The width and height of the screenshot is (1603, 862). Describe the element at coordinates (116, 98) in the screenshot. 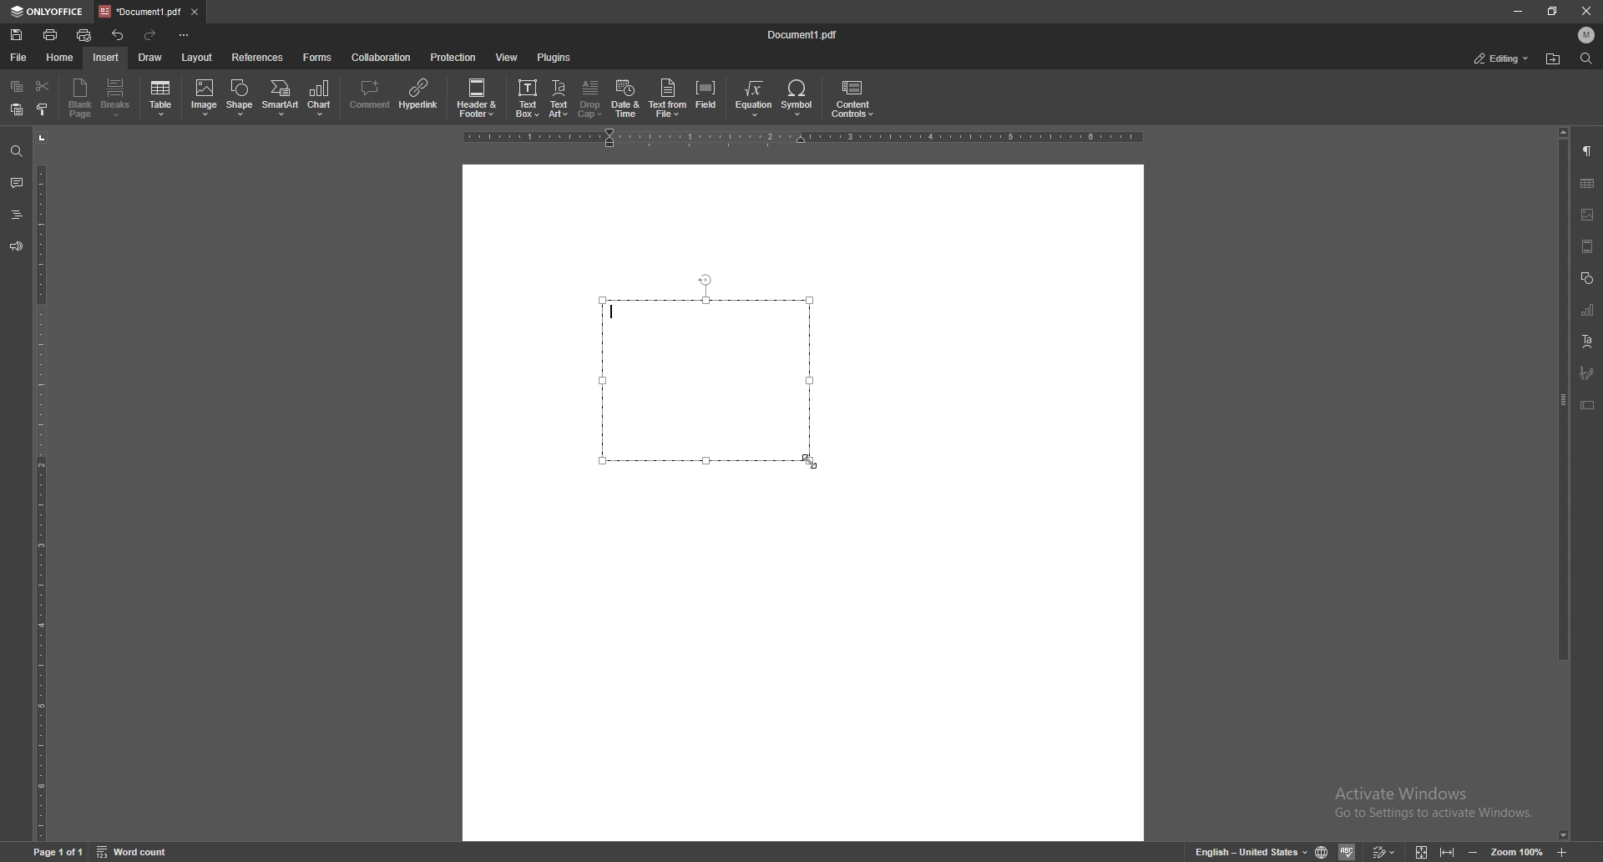

I see `breaks` at that location.